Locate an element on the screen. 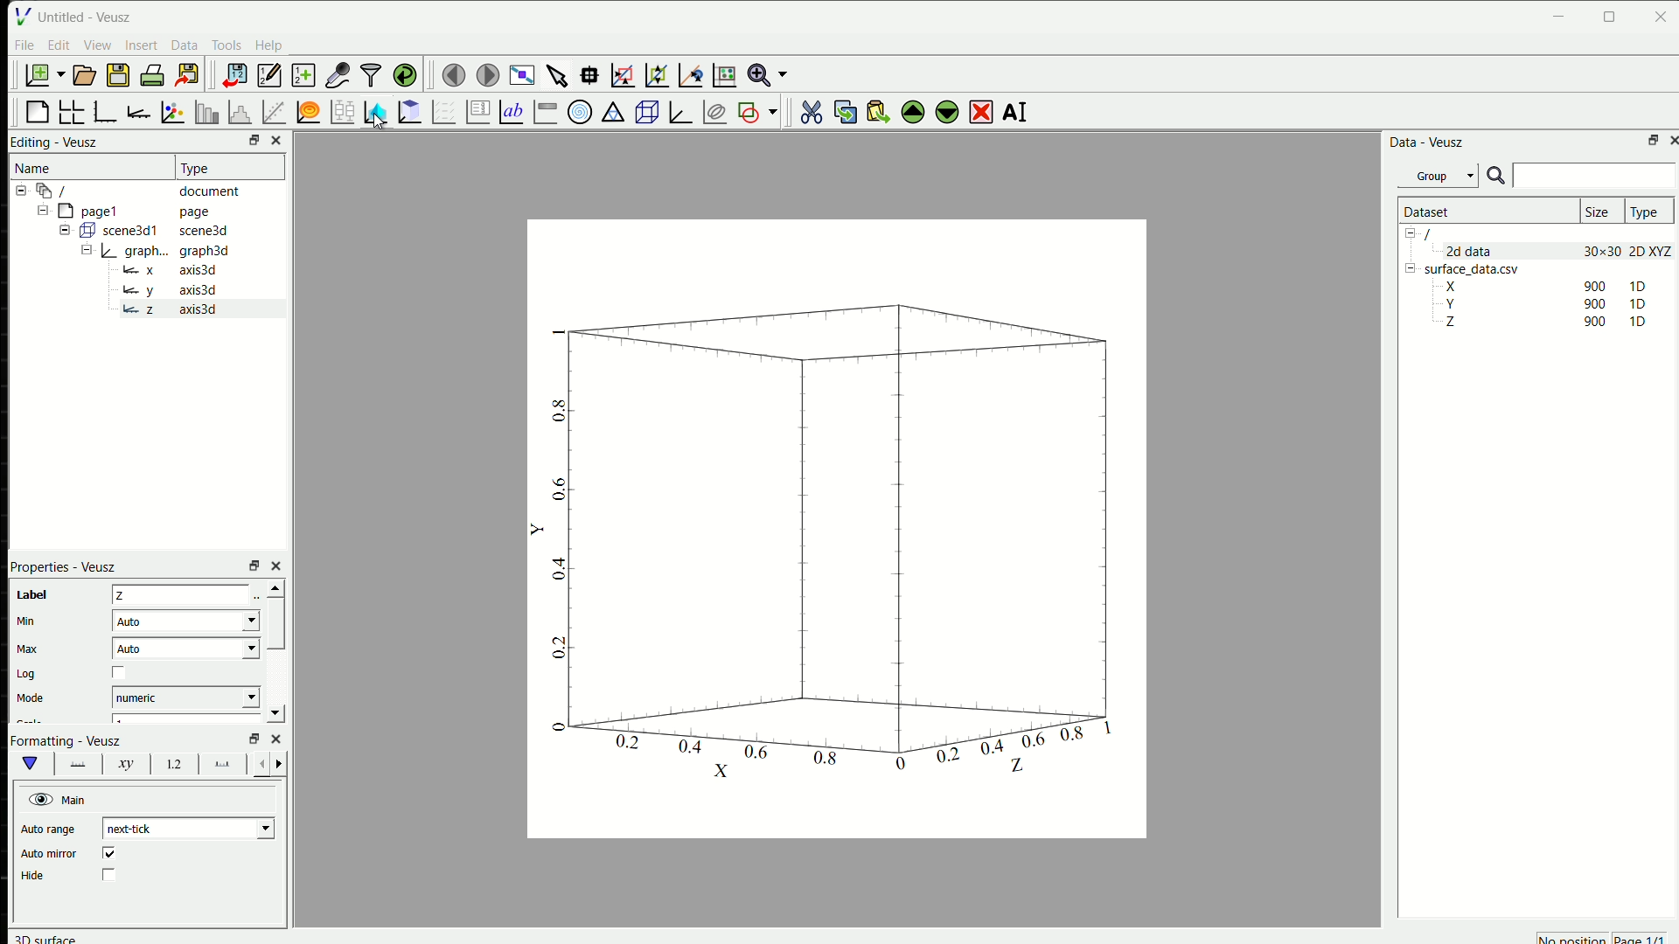  Collapse /expand is located at coordinates (23, 191).